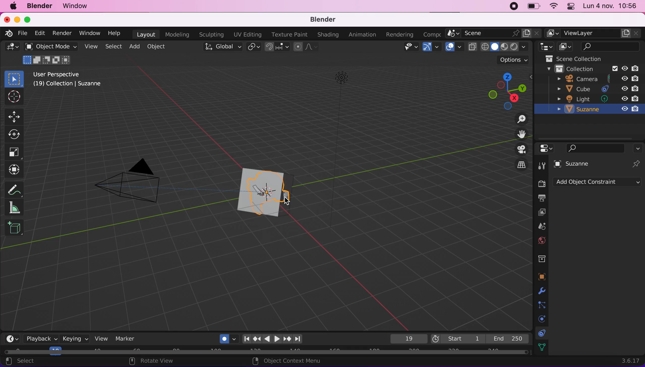  I want to click on render, so click(540, 184).